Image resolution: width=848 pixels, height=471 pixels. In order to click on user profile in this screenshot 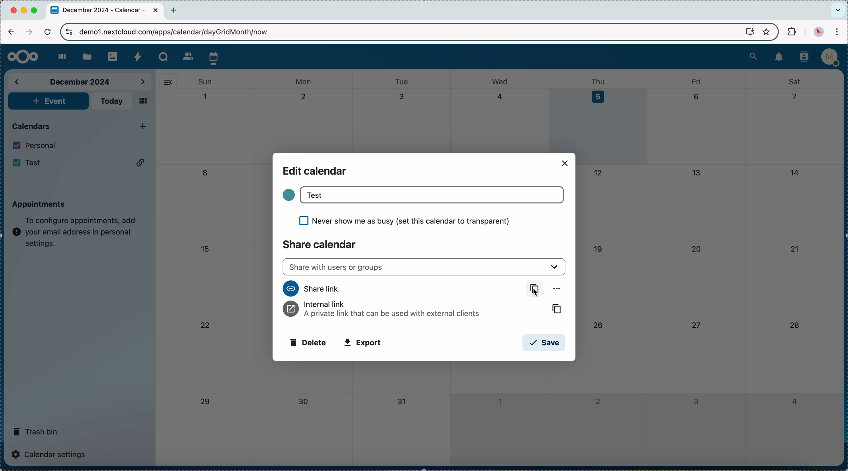, I will do `click(830, 59)`.